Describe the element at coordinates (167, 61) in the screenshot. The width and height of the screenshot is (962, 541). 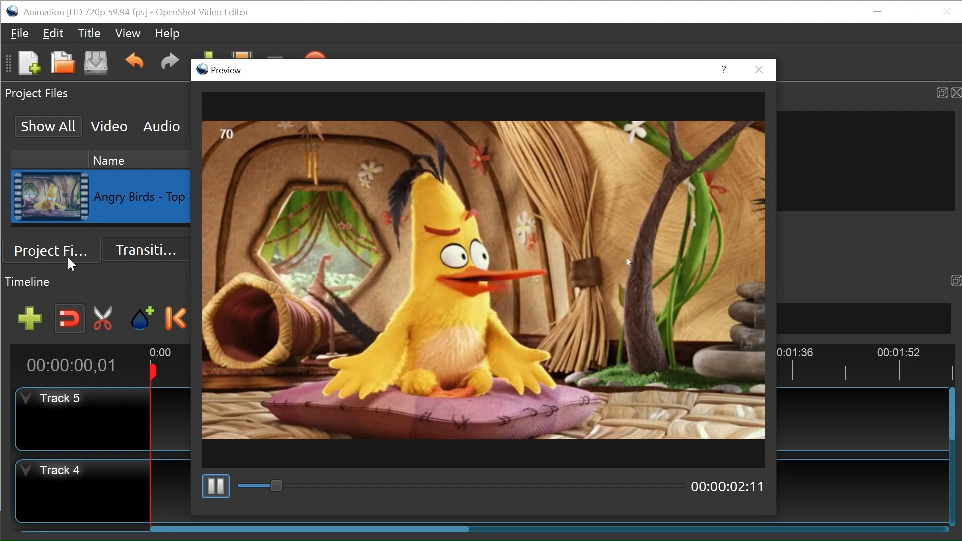
I see `Redo` at that location.